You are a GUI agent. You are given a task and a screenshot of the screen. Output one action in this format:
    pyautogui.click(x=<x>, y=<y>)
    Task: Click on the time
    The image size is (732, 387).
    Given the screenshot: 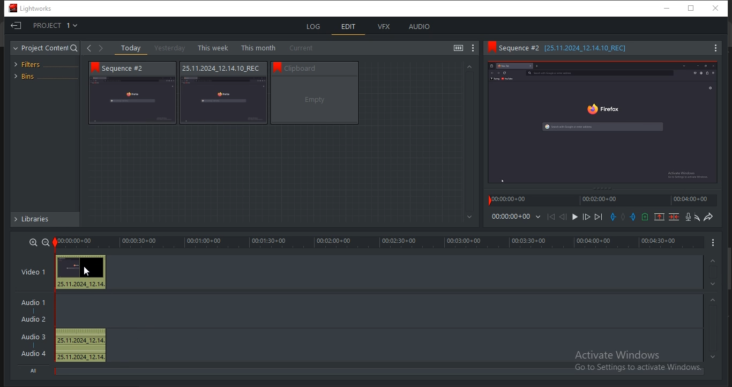 What is the action you would take?
    pyautogui.click(x=510, y=217)
    